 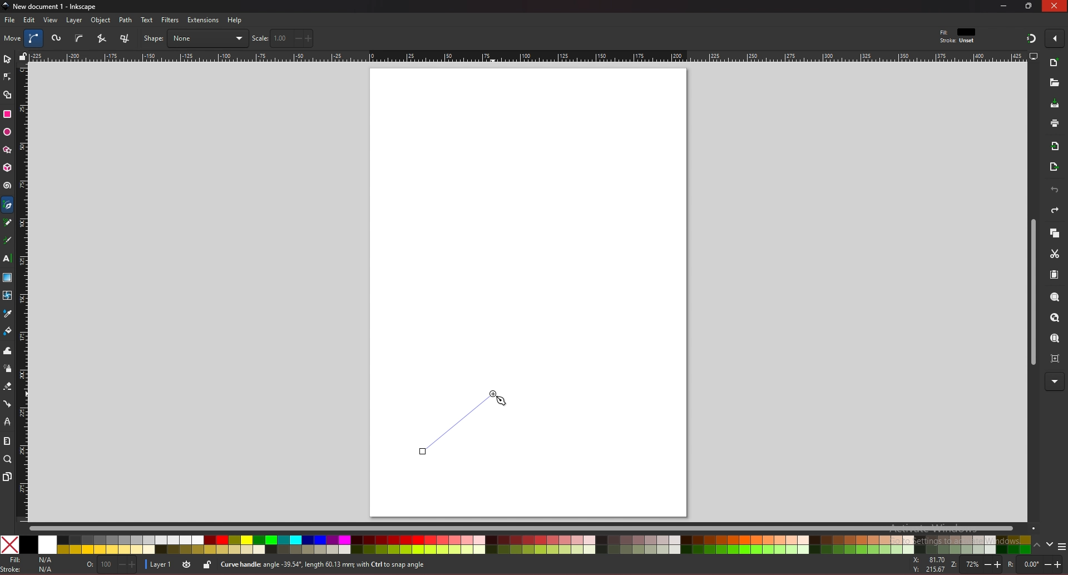 I want to click on selector, so click(x=7, y=59).